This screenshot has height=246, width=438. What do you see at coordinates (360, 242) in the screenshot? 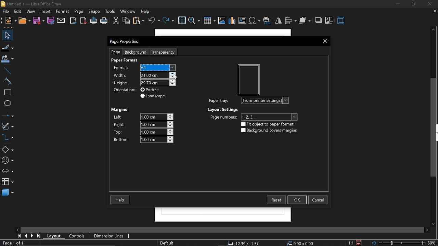
I see `save` at bounding box center [360, 242].